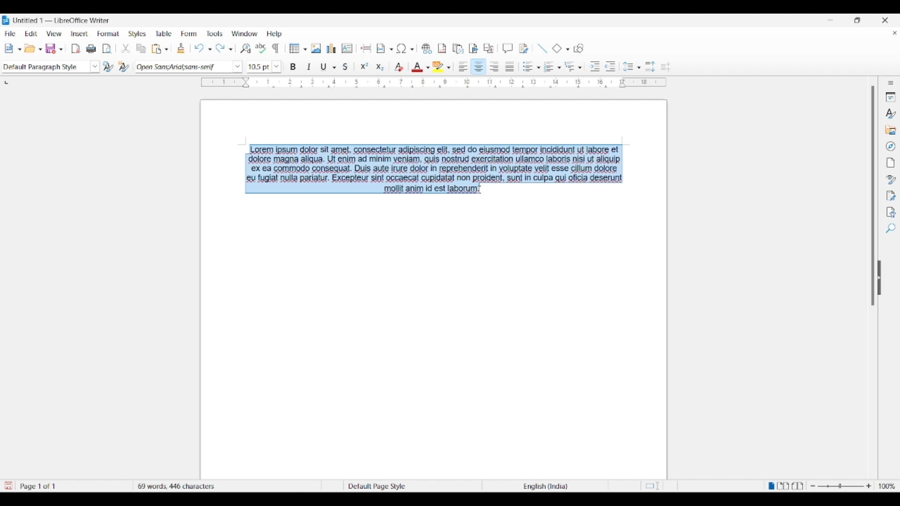  Describe the element at coordinates (259, 67) in the screenshot. I see `Manually change font size` at that location.